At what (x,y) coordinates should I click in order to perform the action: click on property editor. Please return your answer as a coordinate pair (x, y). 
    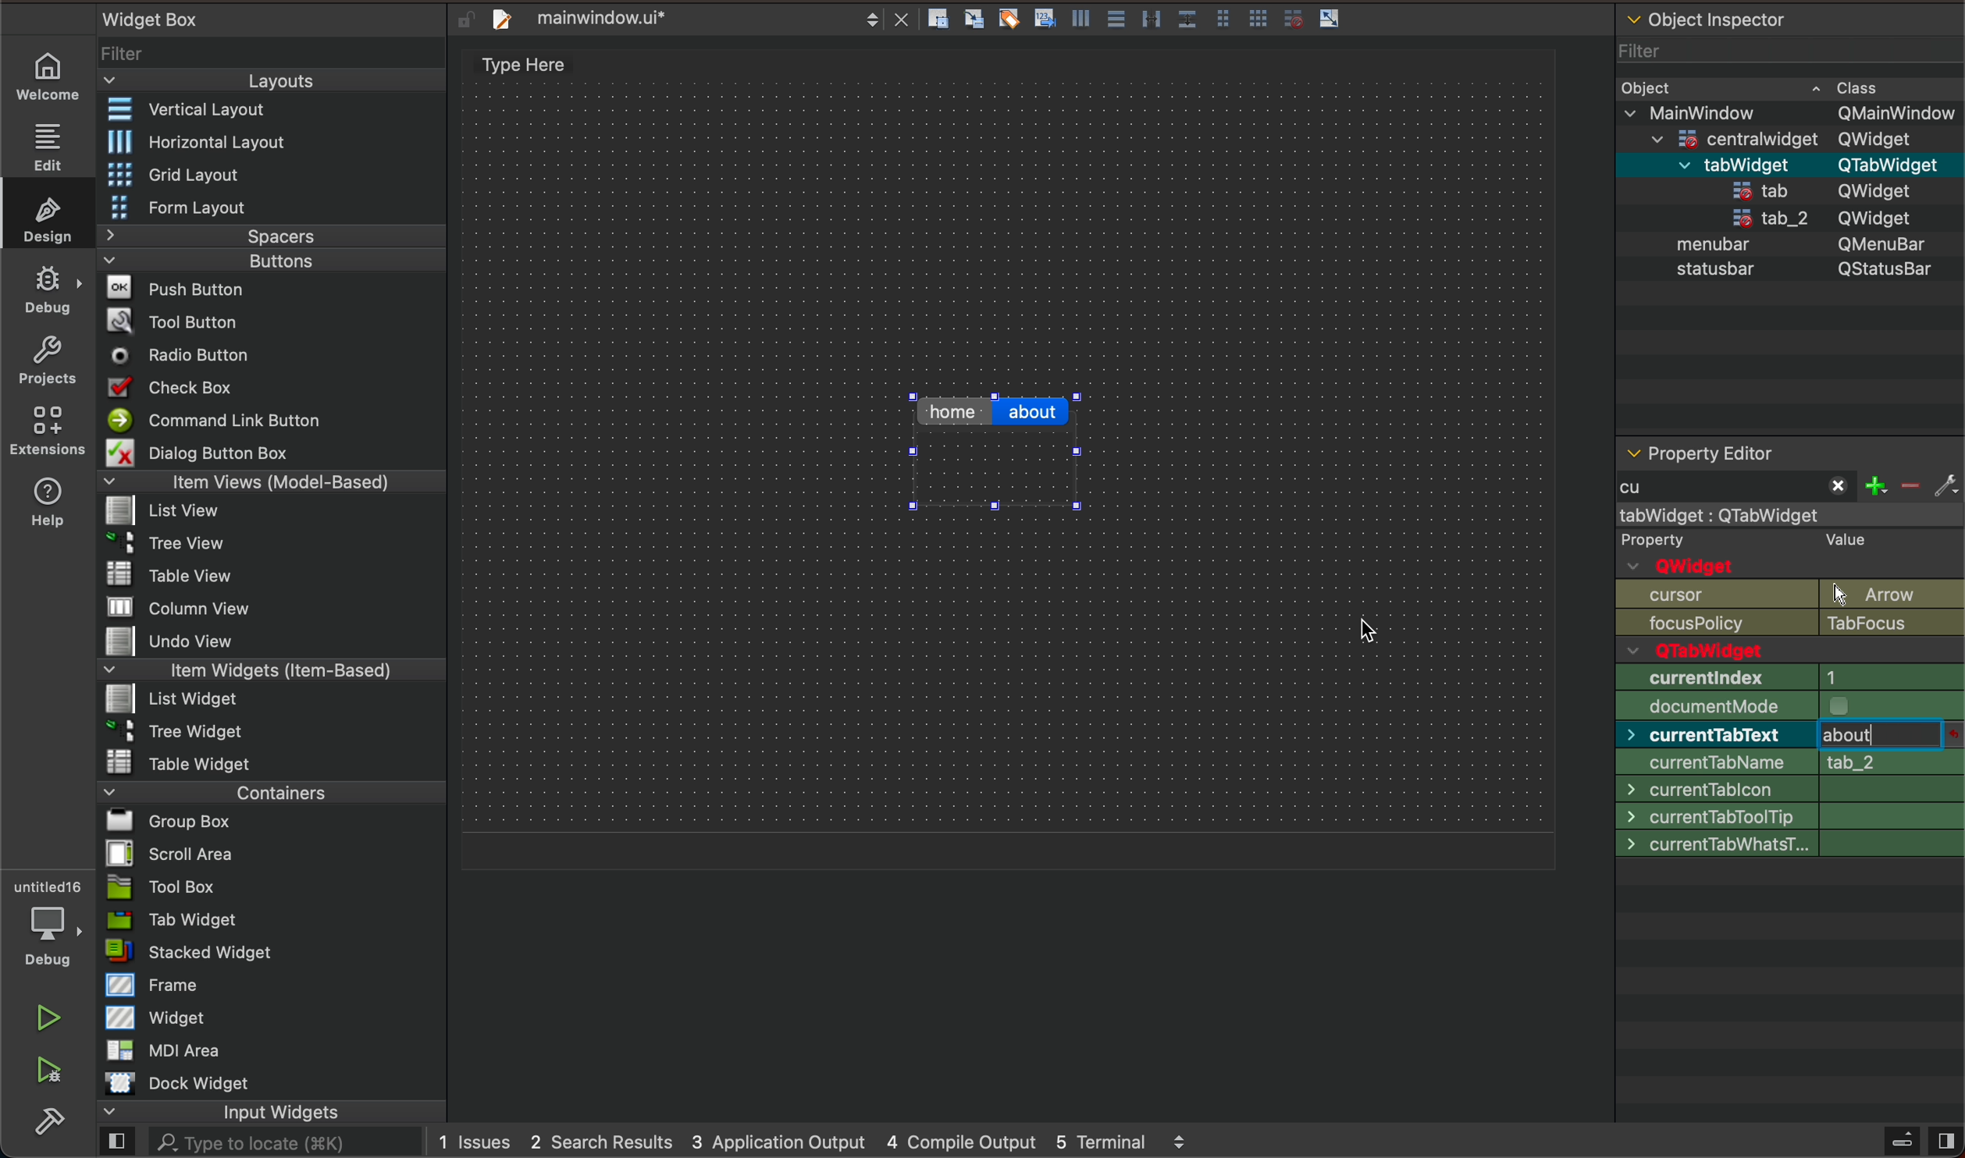
    Looking at the image, I should click on (1773, 449).